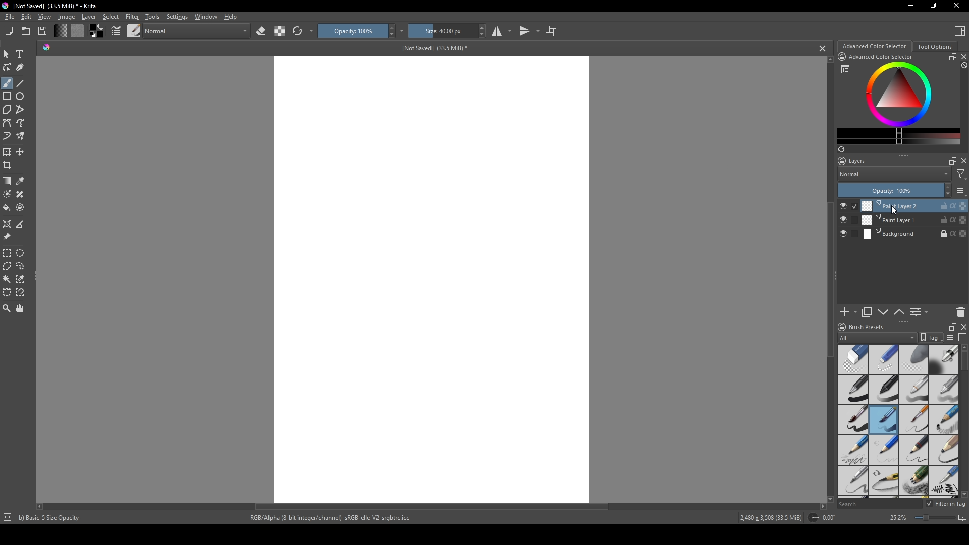 Image resolution: width=969 pixels, height=545 pixels. Describe the element at coordinates (963, 337) in the screenshot. I see `compress` at that location.